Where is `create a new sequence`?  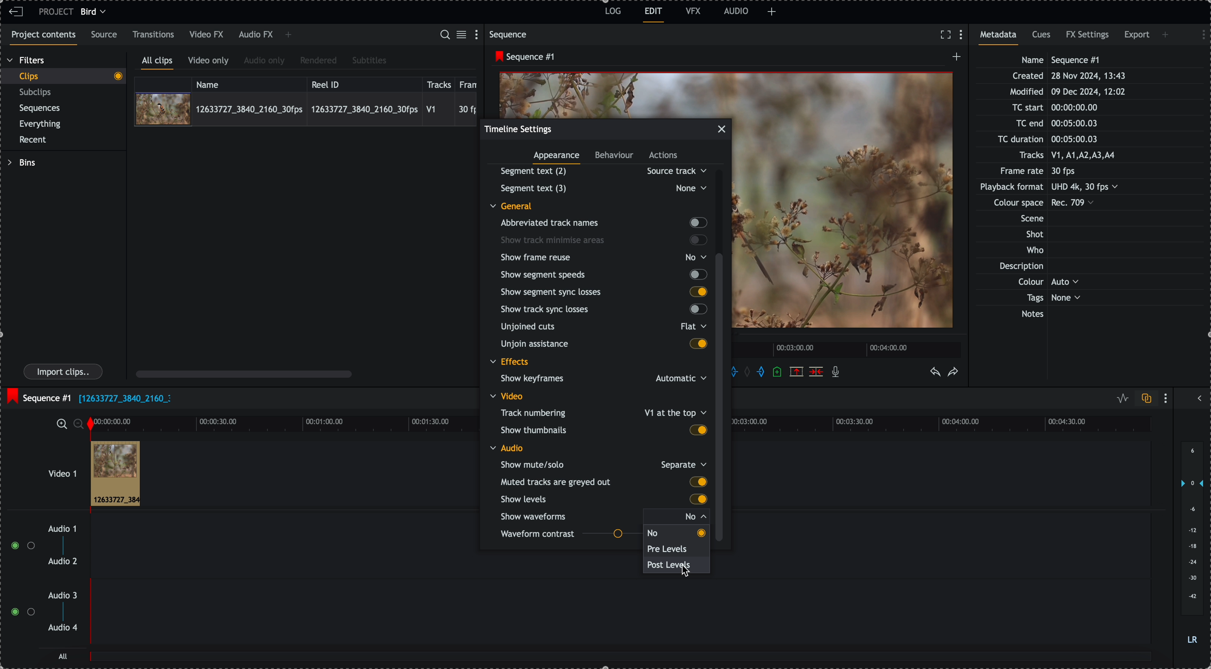 create a new sequence is located at coordinates (954, 59).